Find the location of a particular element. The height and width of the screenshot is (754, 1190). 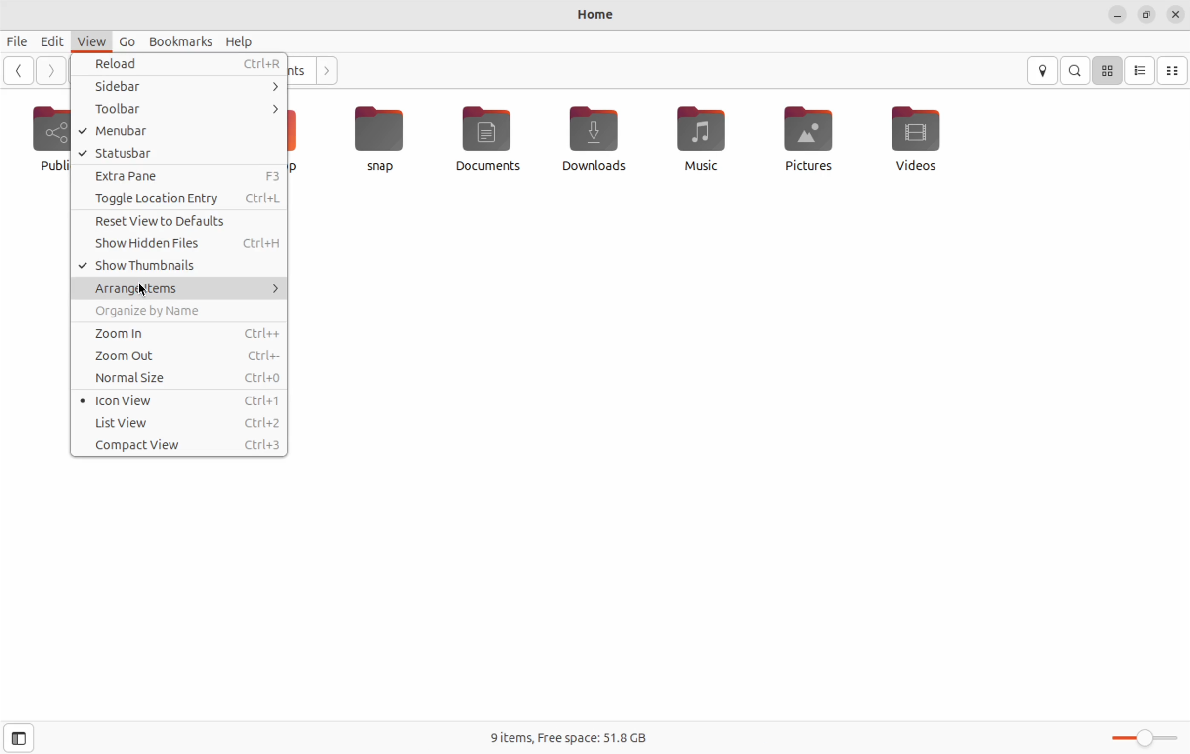

Show thumb nails is located at coordinates (180, 265).